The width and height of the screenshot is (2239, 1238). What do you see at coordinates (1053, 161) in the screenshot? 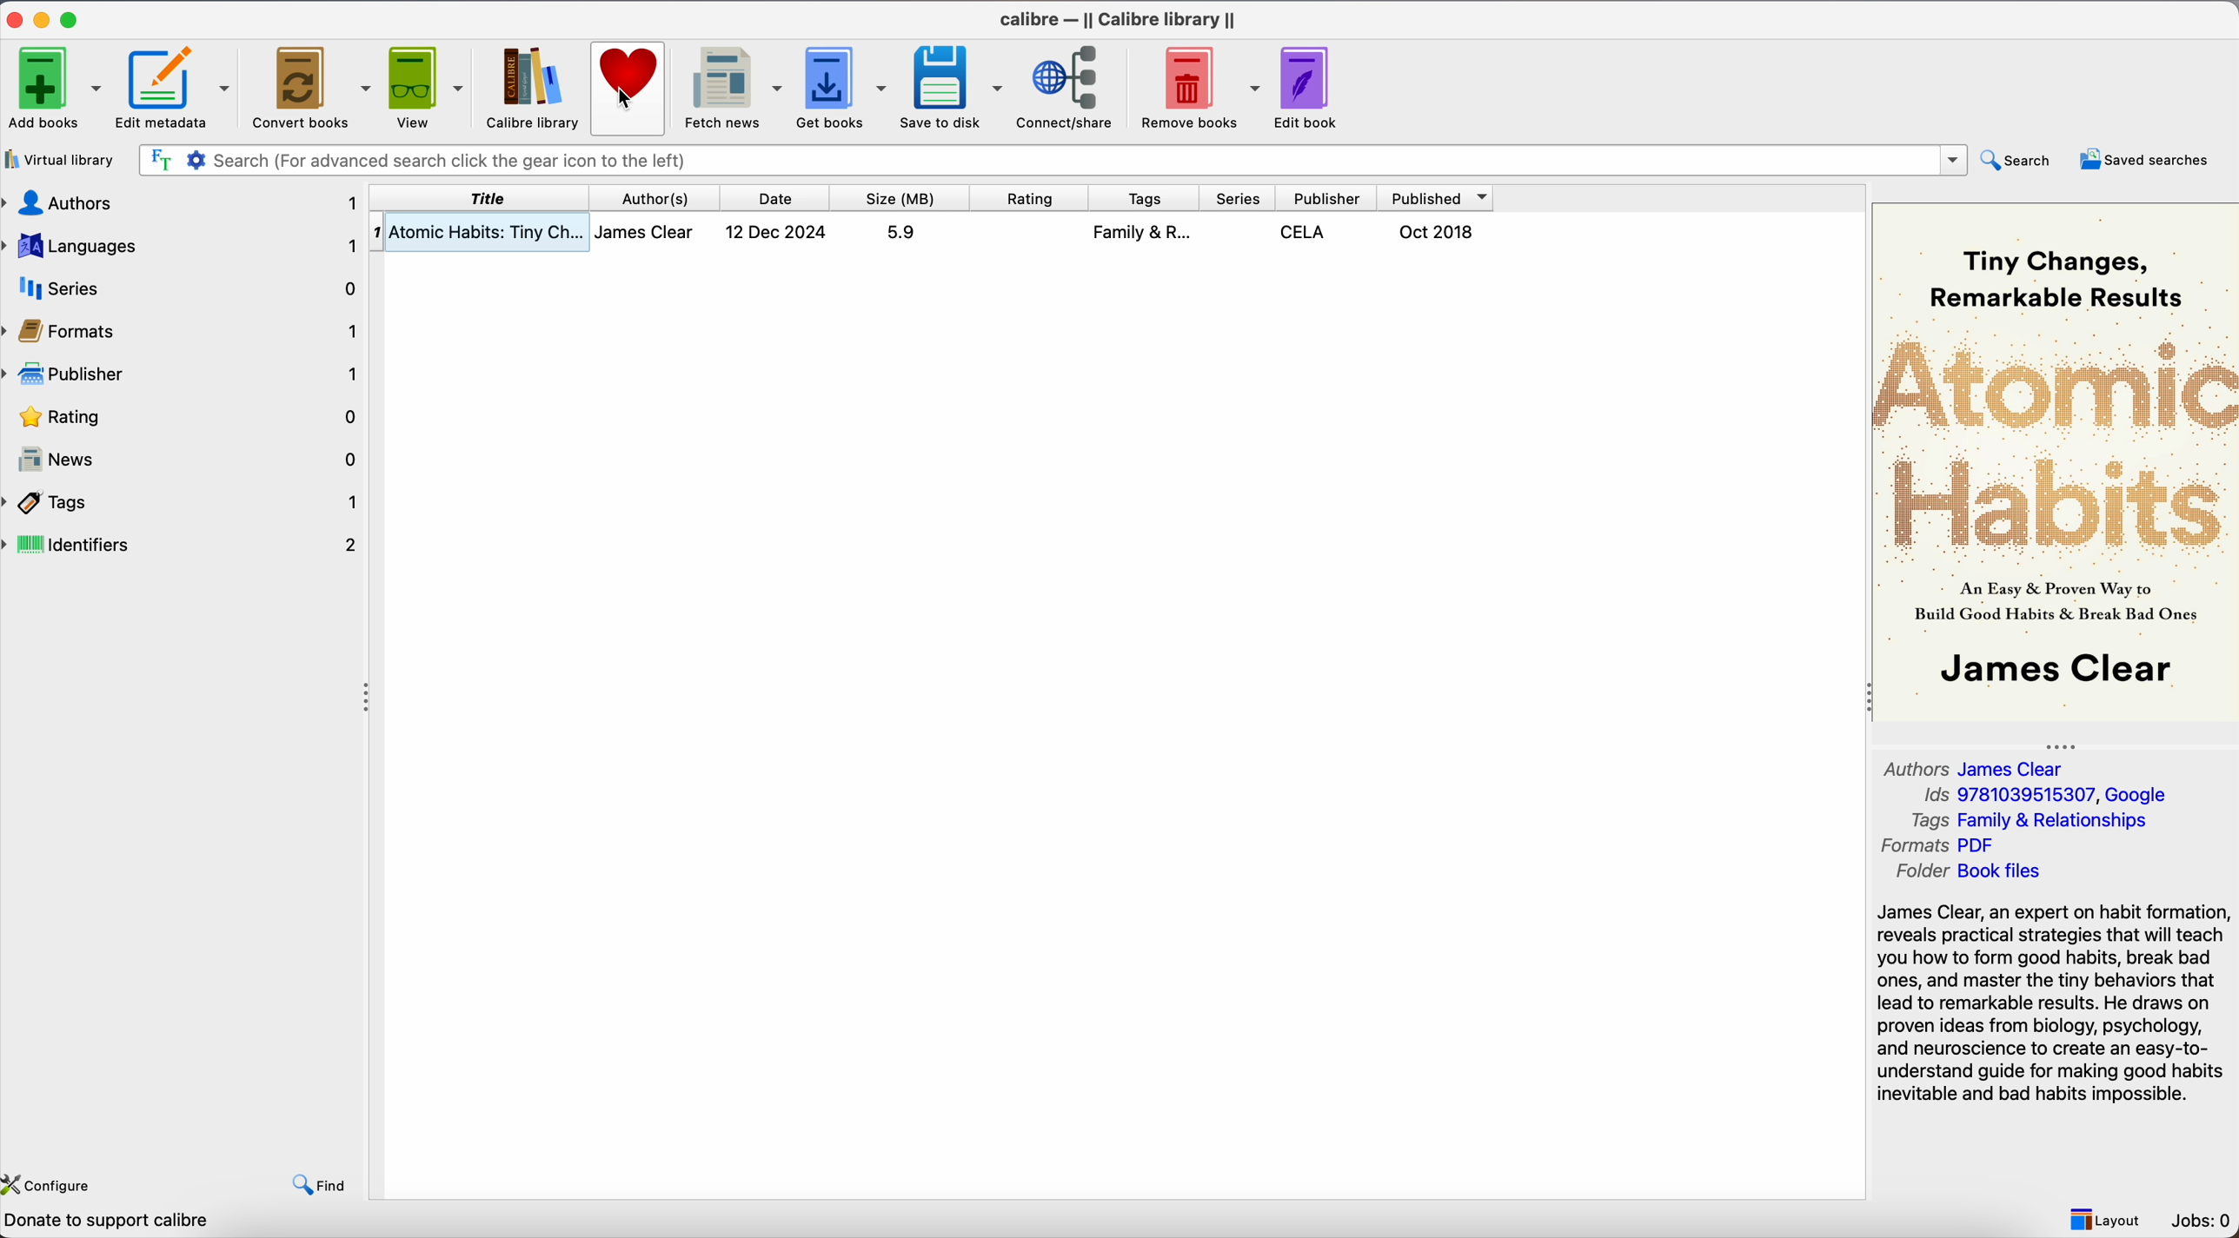
I see `search bar` at bounding box center [1053, 161].